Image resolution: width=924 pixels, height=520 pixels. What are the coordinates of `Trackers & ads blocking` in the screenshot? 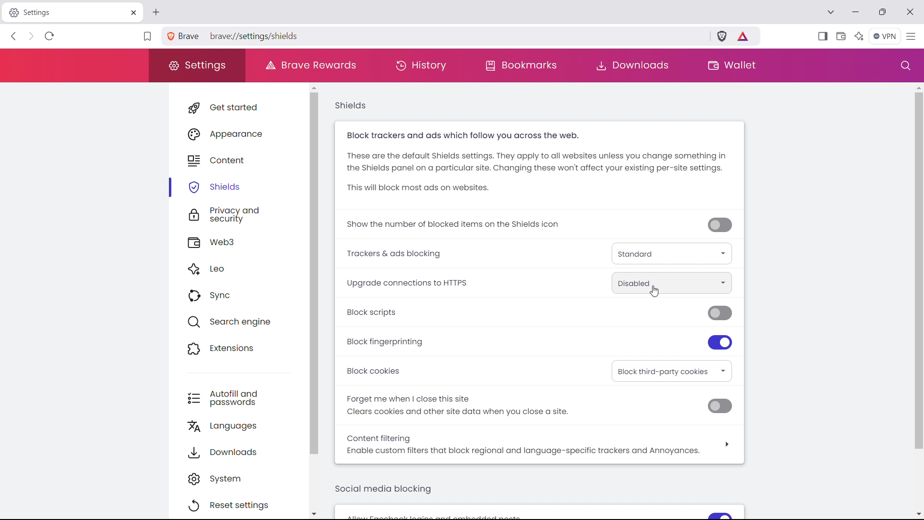 It's located at (410, 253).